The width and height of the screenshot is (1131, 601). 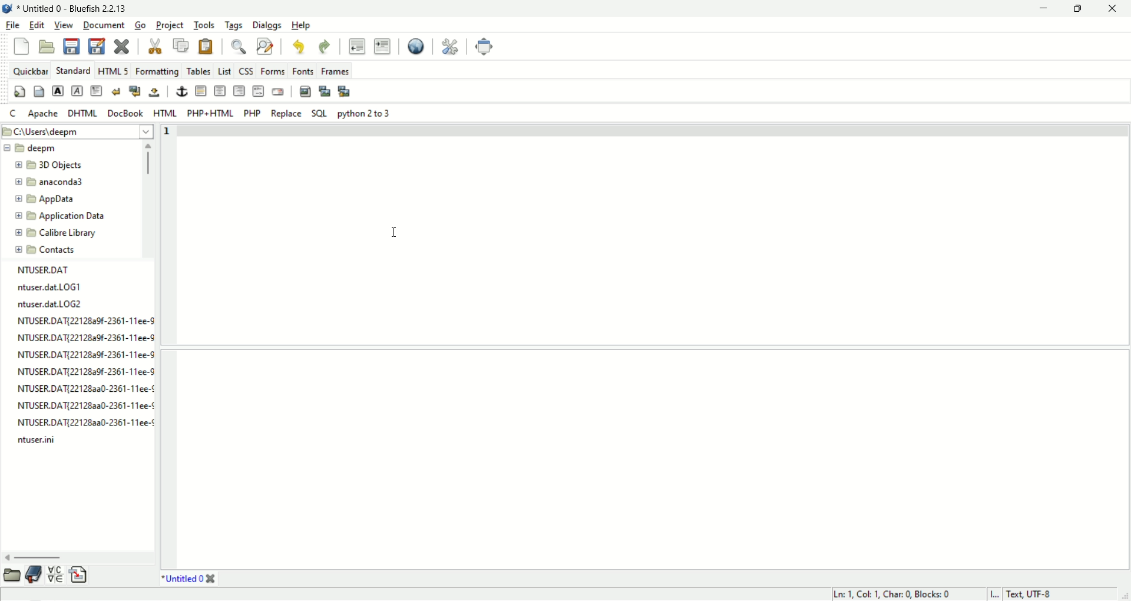 What do you see at coordinates (395, 234) in the screenshot?
I see `text cursor` at bounding box center [395, 234].